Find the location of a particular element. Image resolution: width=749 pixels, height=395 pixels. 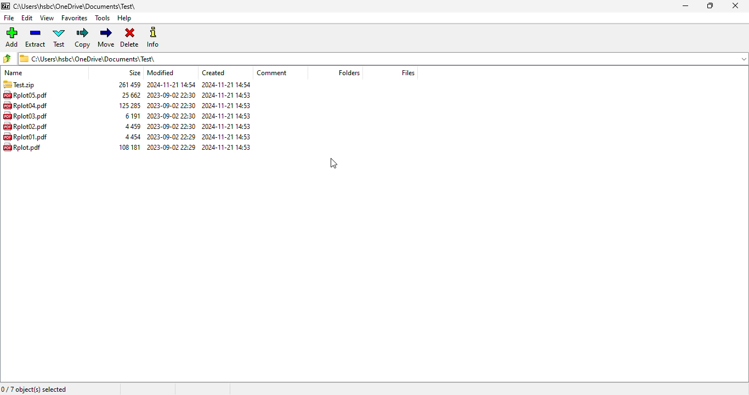

comment is located at coordinates (272, 72).